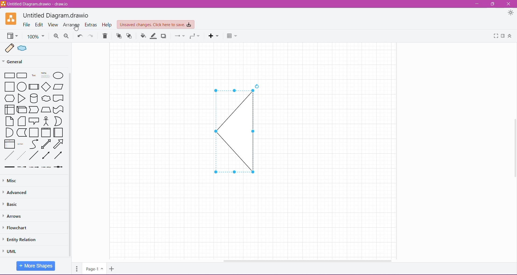 The image size is (517, 275). I want to click on Application Logo, so click(12, 19).